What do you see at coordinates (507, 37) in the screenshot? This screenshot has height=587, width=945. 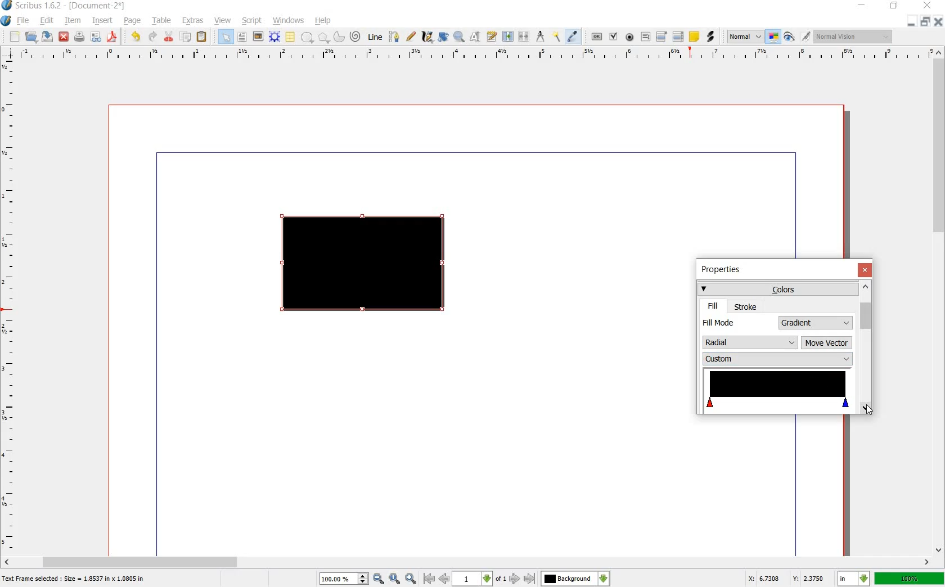 I see `link text frame` at bounding box center [507, 37].